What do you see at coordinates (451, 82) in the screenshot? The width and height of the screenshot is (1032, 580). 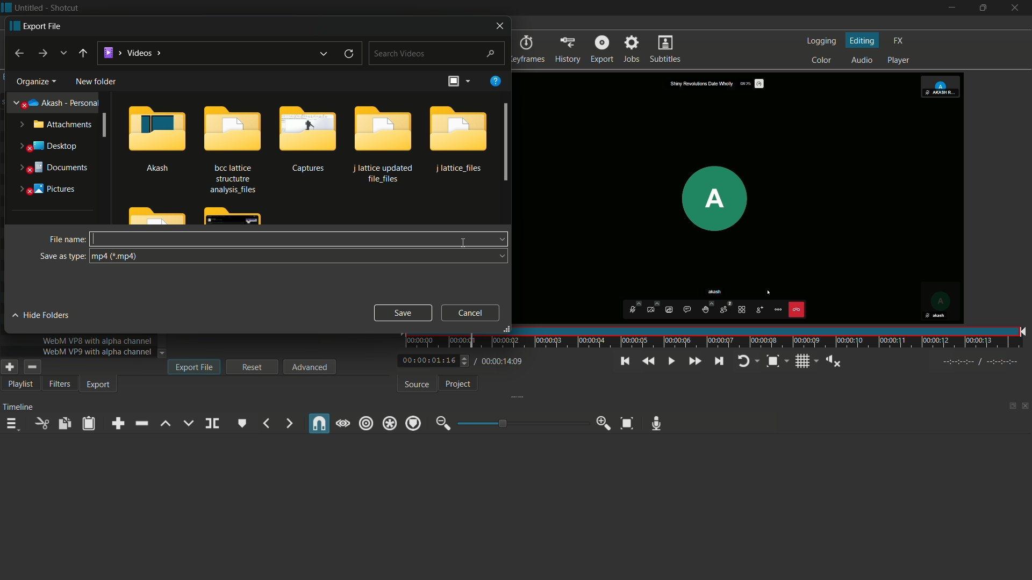 I see `change the view` at bounding box center [451, 82].